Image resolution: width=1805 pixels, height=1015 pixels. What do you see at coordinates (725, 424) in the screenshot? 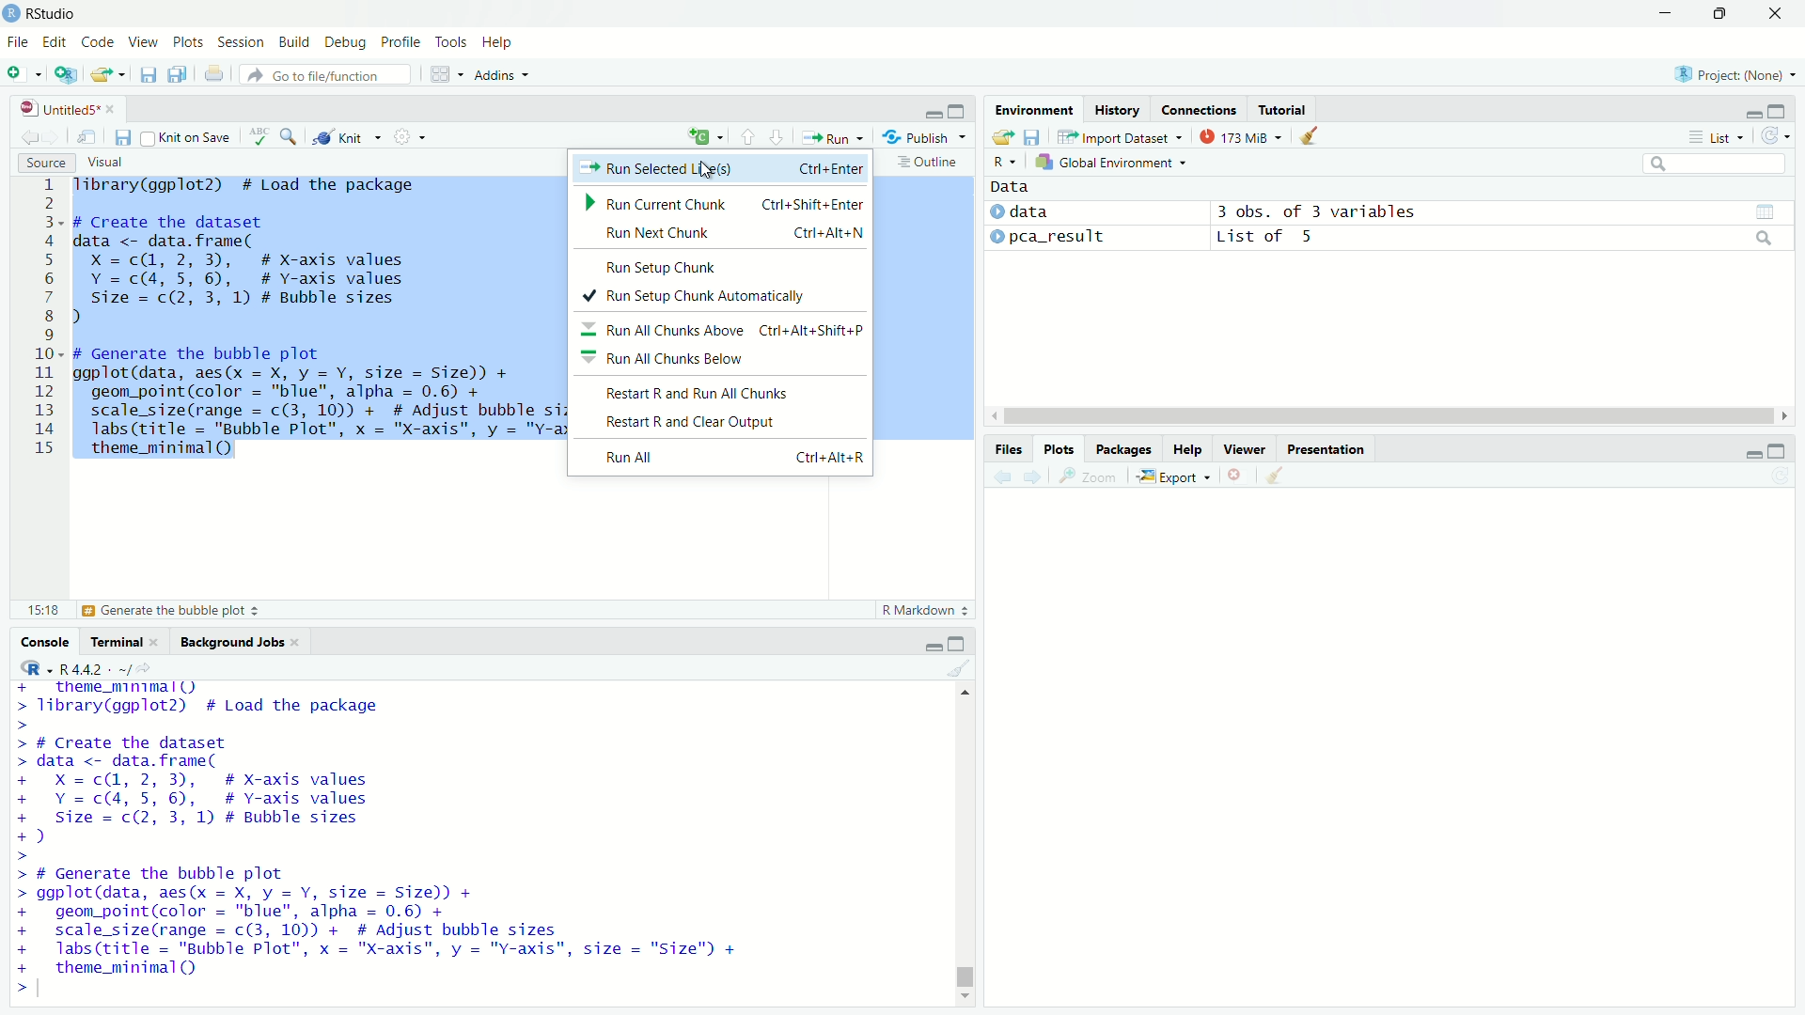
I see `restart and clear output` at bounding box center [725, 424].